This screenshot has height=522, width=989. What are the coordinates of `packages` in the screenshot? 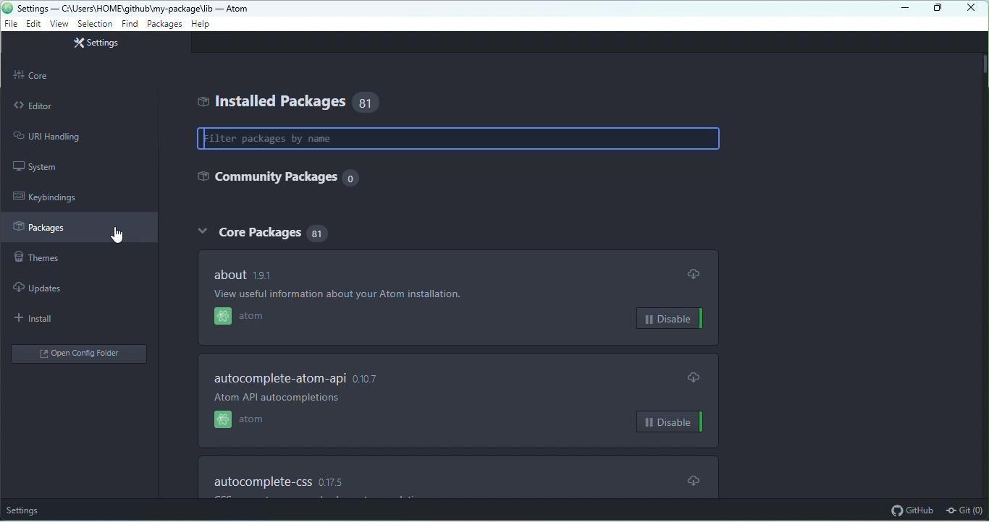 It's located at (79, 228).